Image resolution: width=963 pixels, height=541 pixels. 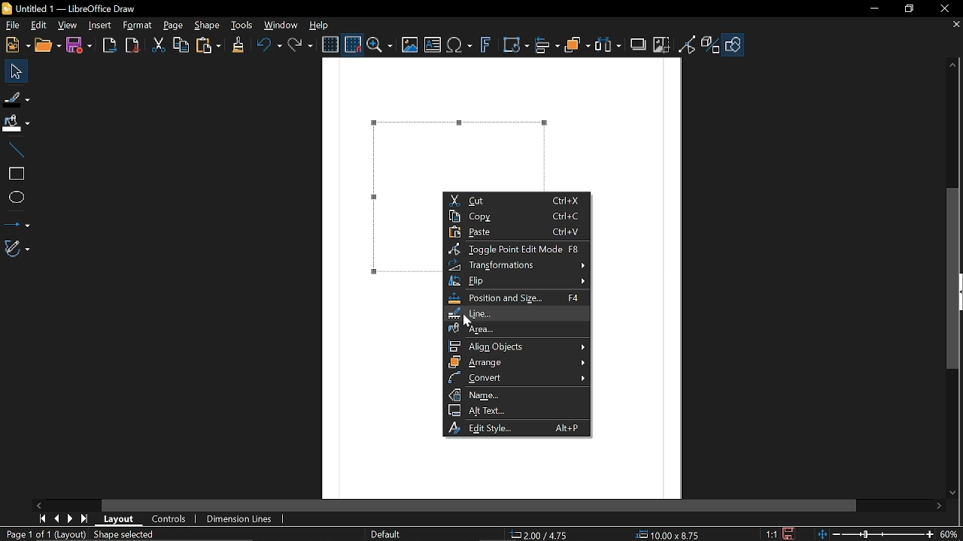 I want to click on Size, so click(x=673, y=535).